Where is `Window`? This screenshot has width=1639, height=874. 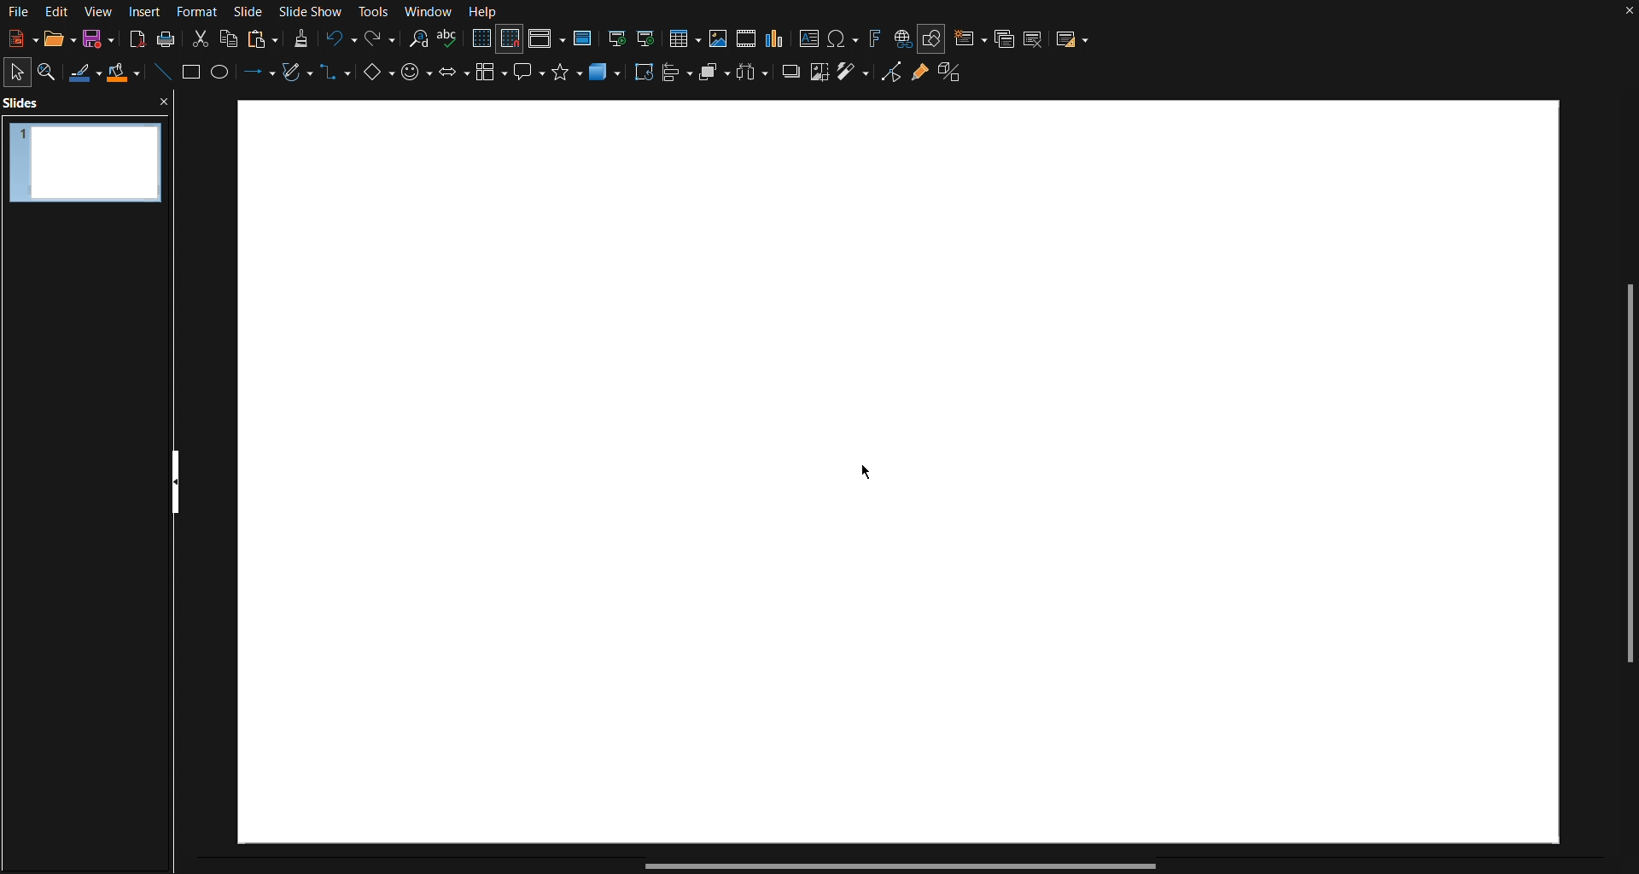
Window is located at coordinates (429, 12).